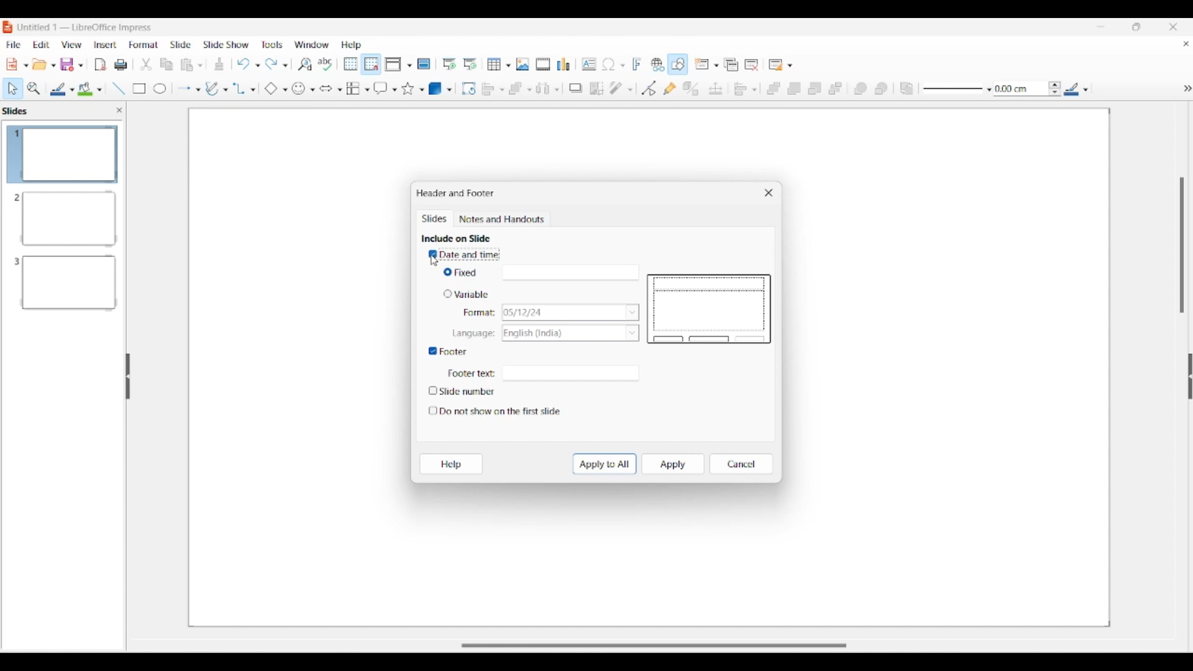 The height and width of the screenshot is (671, 1193). What do you see at coordinates (649, 88) in the screenshot?
I see `Toggle point edit mode` at bounding box center [649, 88].